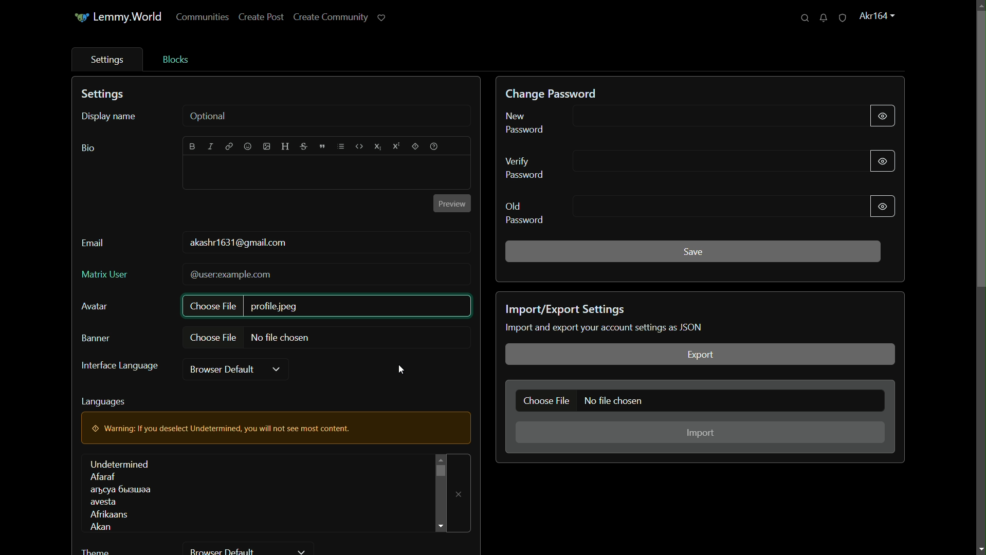 This screenshot has width=986, height=555. I want to click on subscript, so click(378, 147).